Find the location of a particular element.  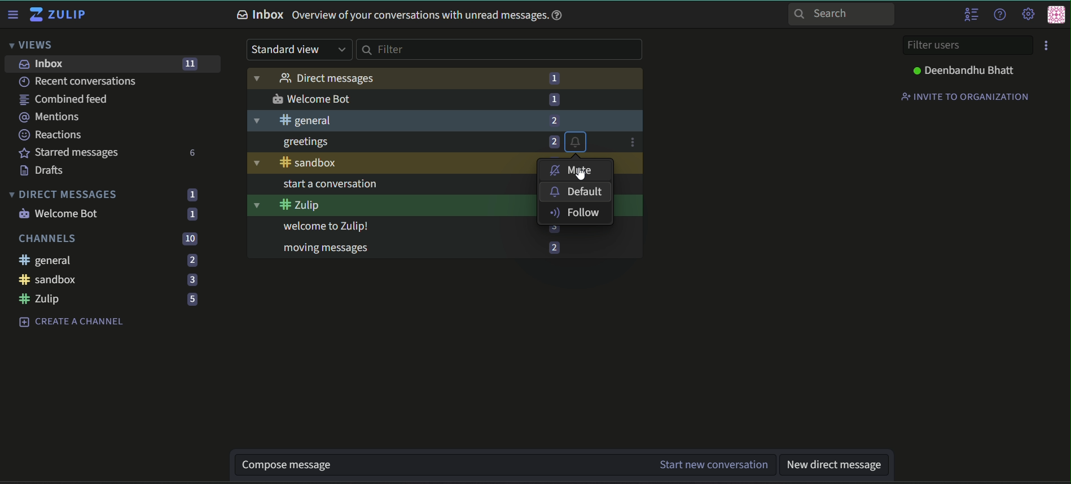

bell is located at coordinates (577, 142).